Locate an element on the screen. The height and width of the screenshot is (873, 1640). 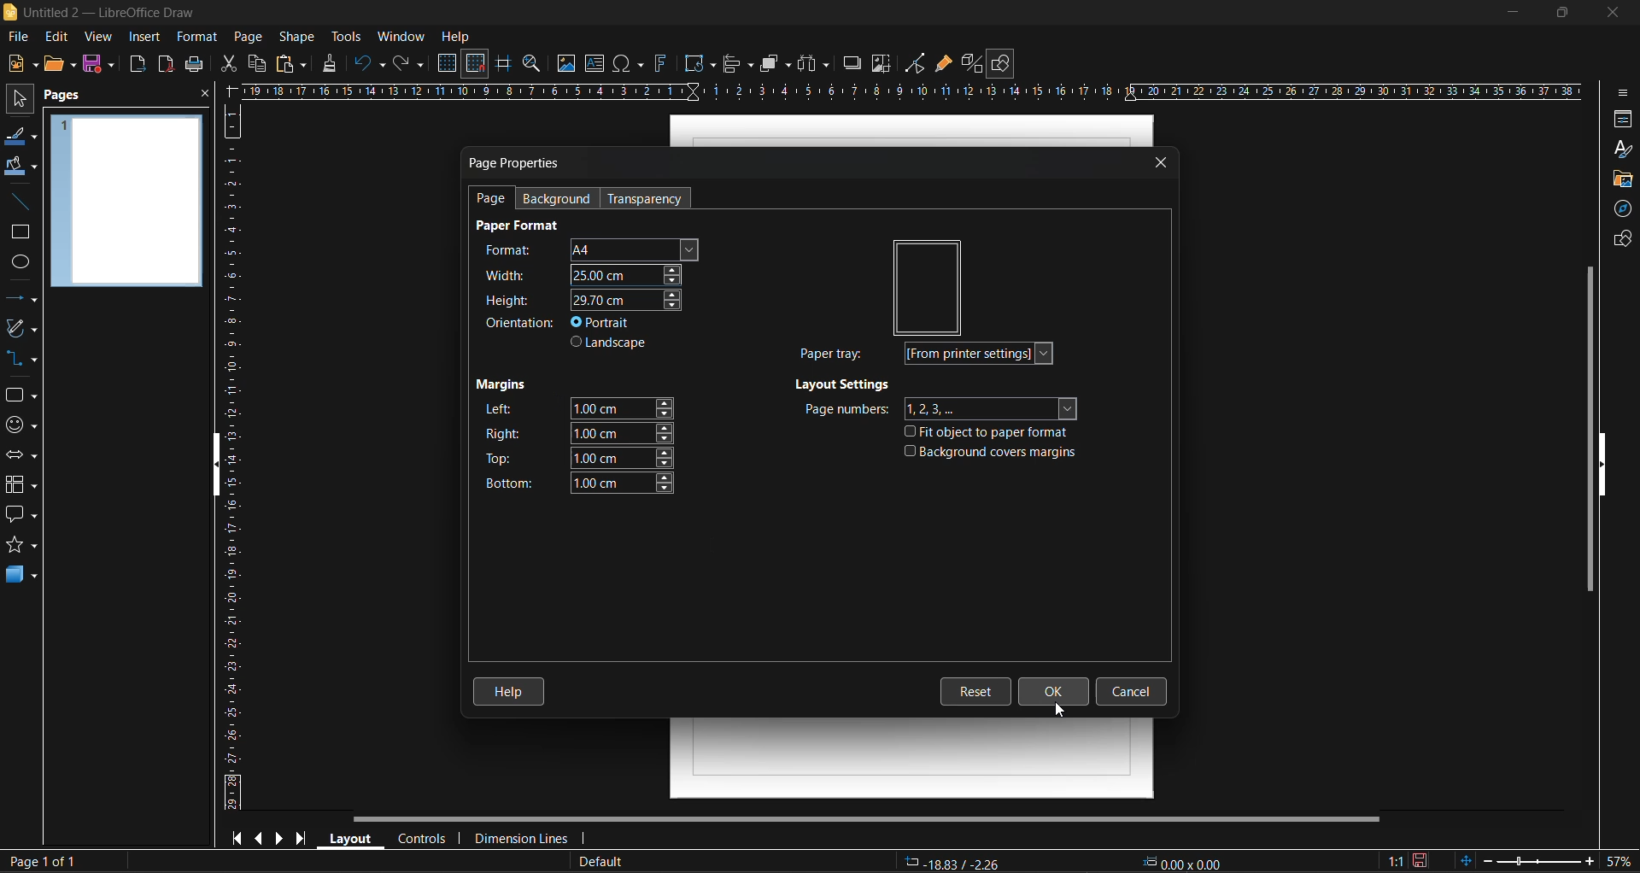
styles is located at coordinates (1623, 150).